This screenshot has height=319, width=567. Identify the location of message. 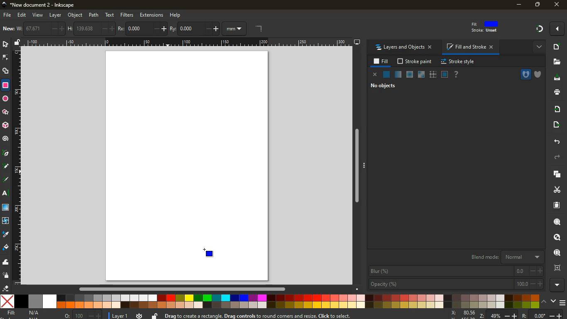
(294, 315).